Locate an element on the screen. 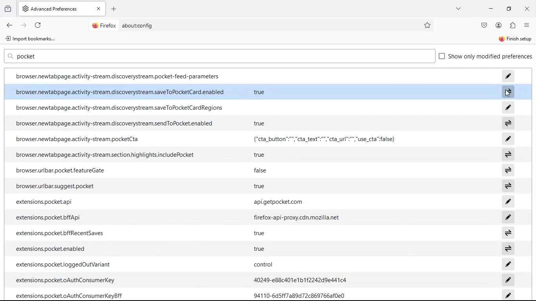  extensions.pocket.oAuthConsumerKeyBff is located at coordinates (69, 295).